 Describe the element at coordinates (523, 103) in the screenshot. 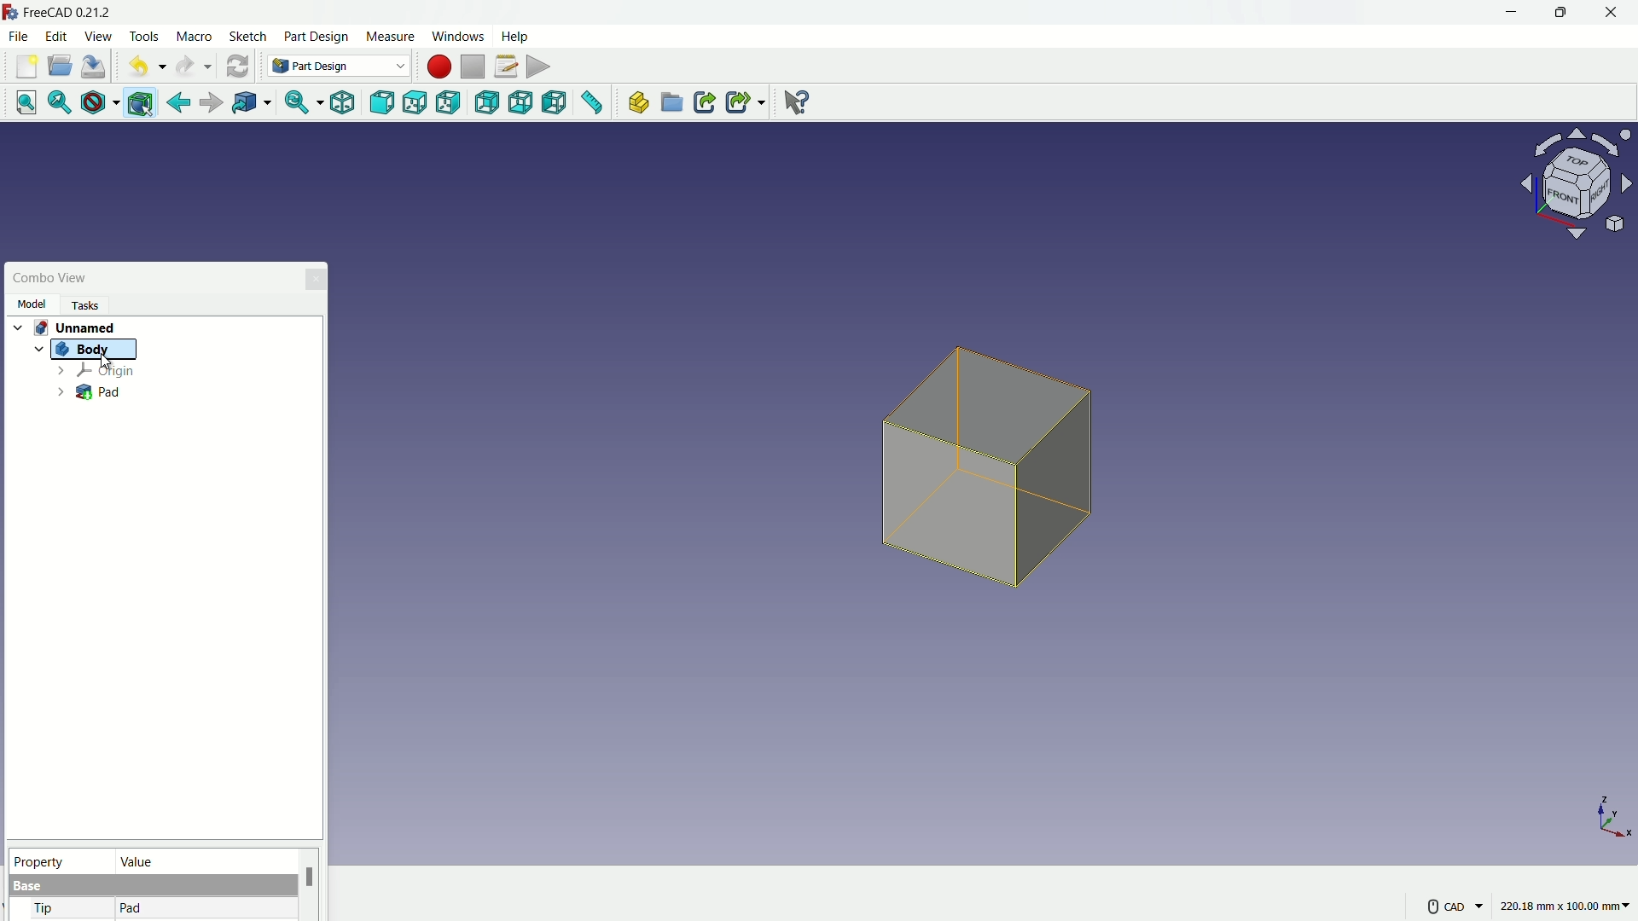

I see `bottom view` at that location.